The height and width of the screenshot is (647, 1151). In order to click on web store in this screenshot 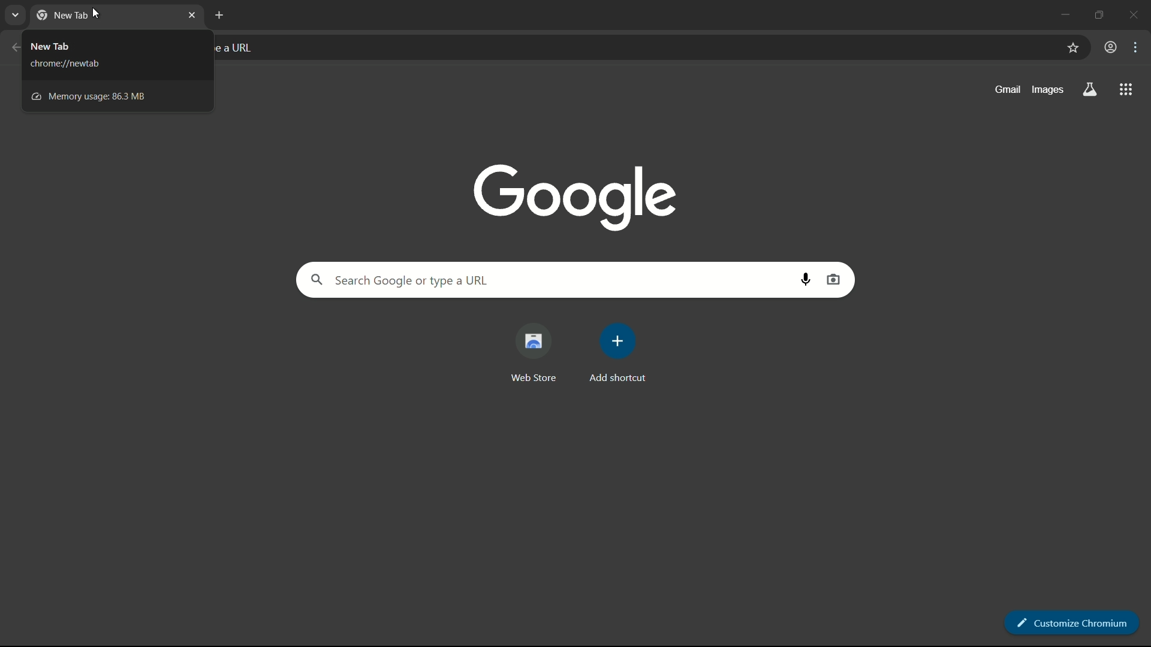, I will do `click(532, 353)`.